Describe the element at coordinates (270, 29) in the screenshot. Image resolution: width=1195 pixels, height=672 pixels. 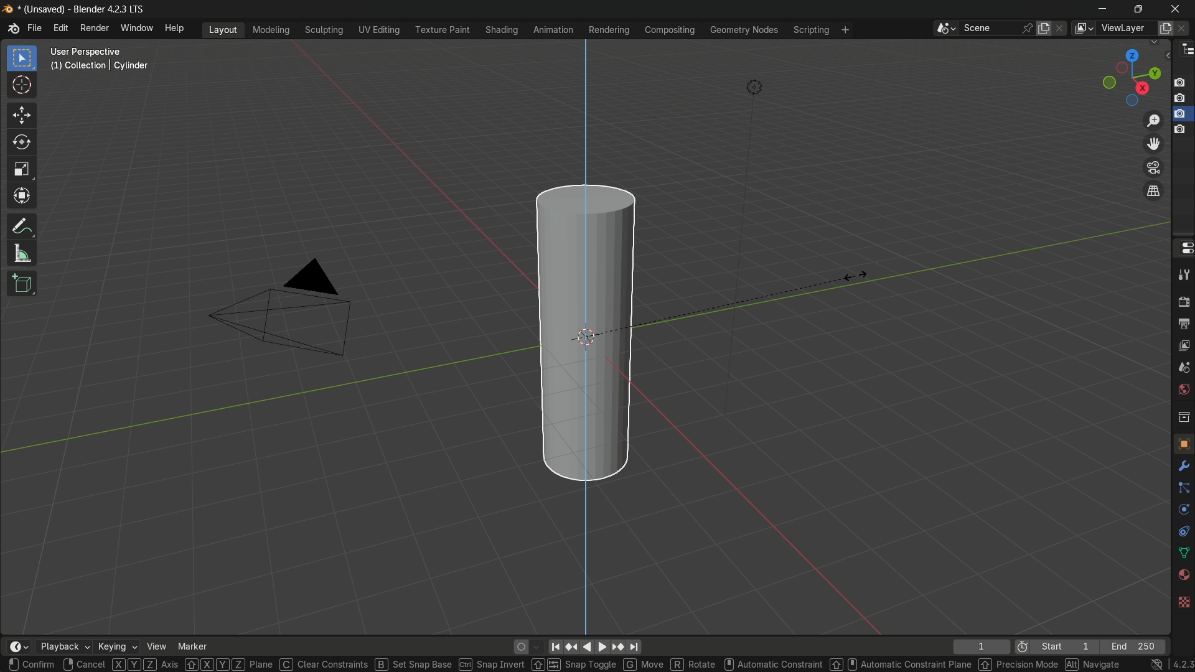
I see `modeling` at that location.